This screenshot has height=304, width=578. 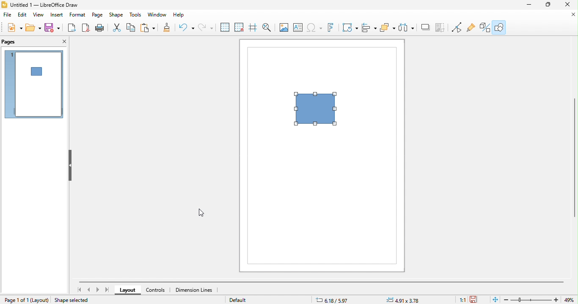 I want to click on cursor, so click(x=201, y=212).